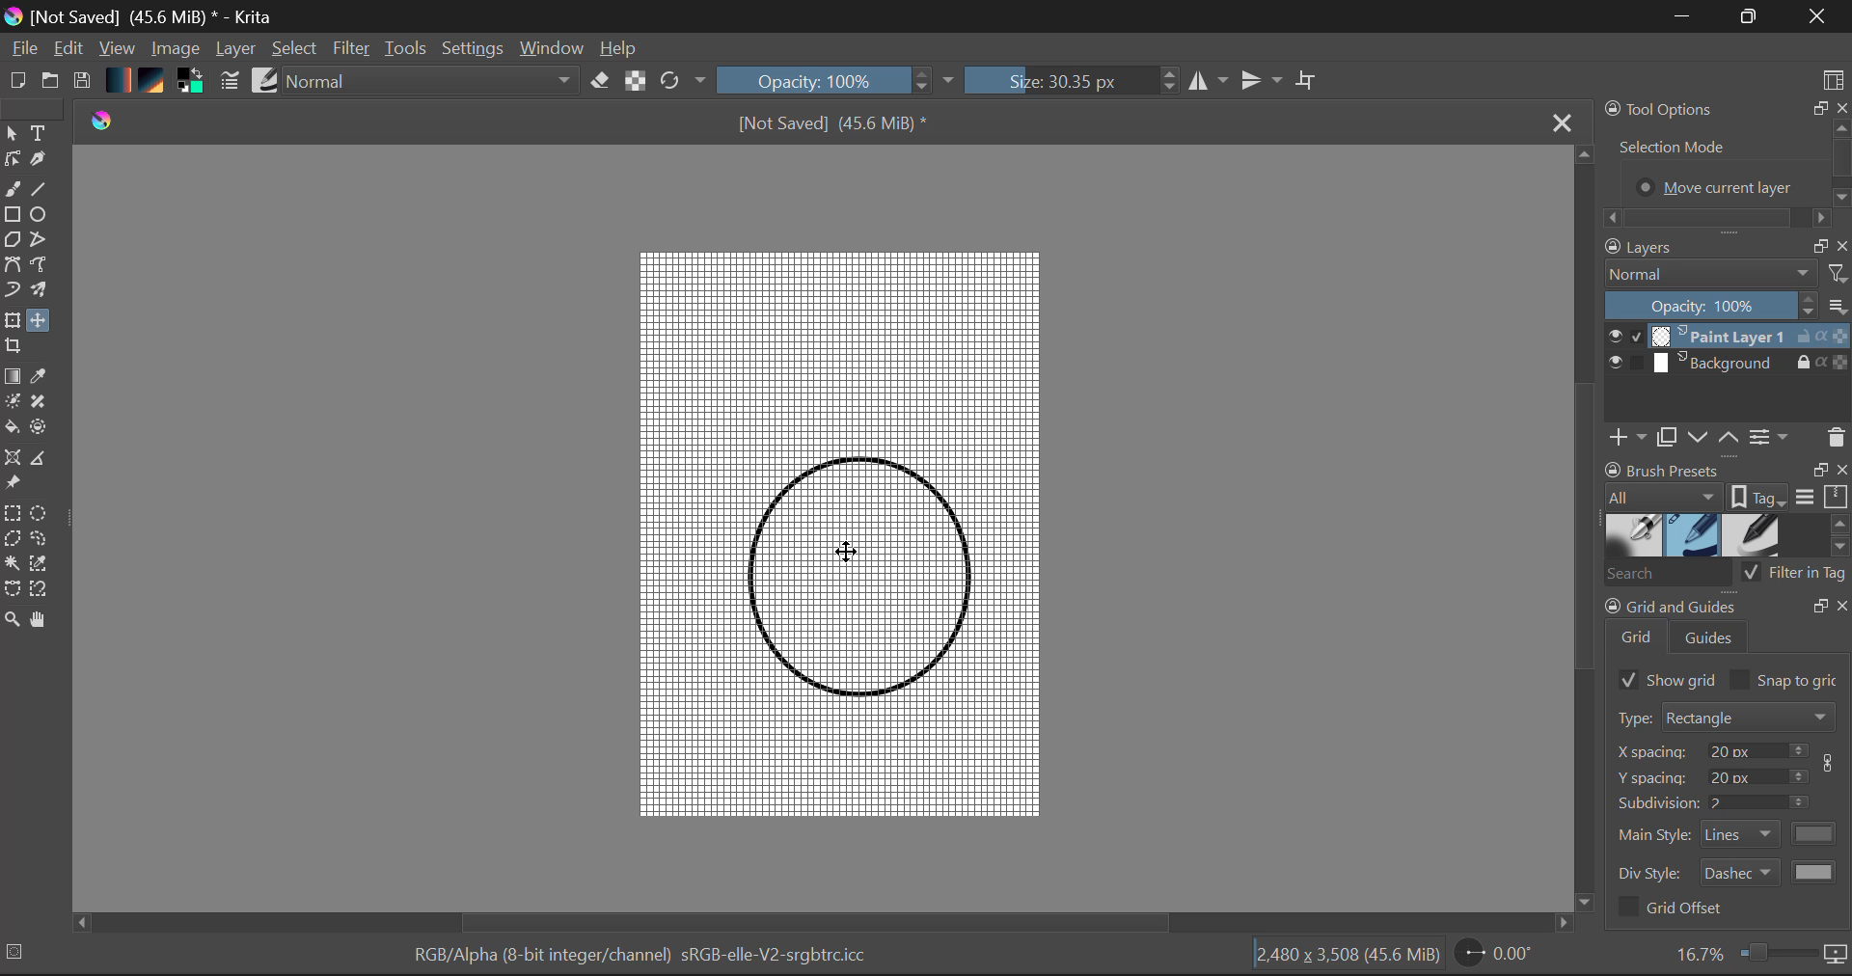  I want to click on Lock Alpha, so click(635, 82).